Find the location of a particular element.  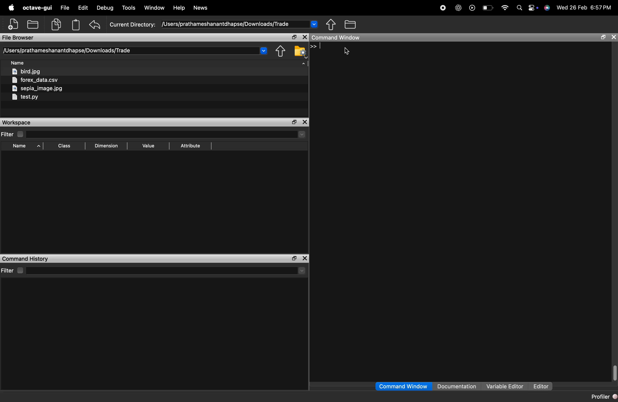

command window is located at coordinates (403, 386).